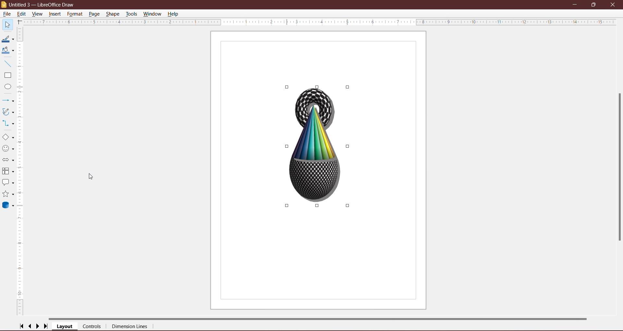 This screenshot has width=623, height=331. Describe the element at coordinates (55, 14) in the screenshot. I see `Insert` at that location.